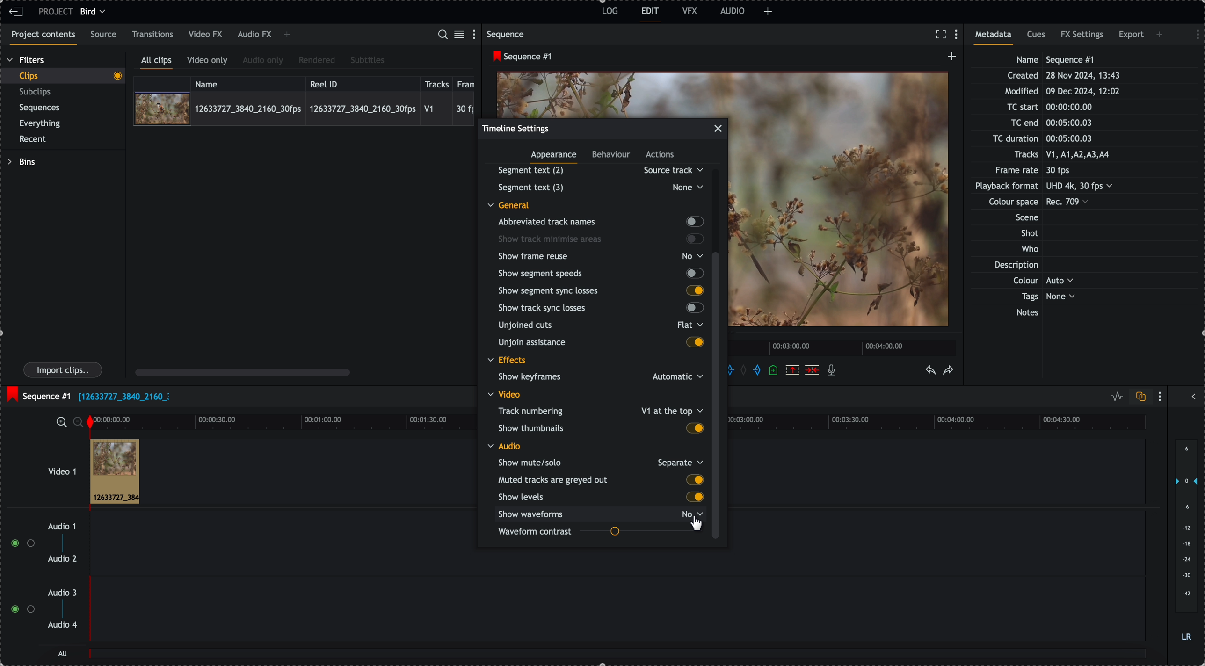 The height and width of the screenshot is (666, 1205). Describe the element at coordinates (774, 371) in the screenshot. I see `add a cue at the current position` at that location.